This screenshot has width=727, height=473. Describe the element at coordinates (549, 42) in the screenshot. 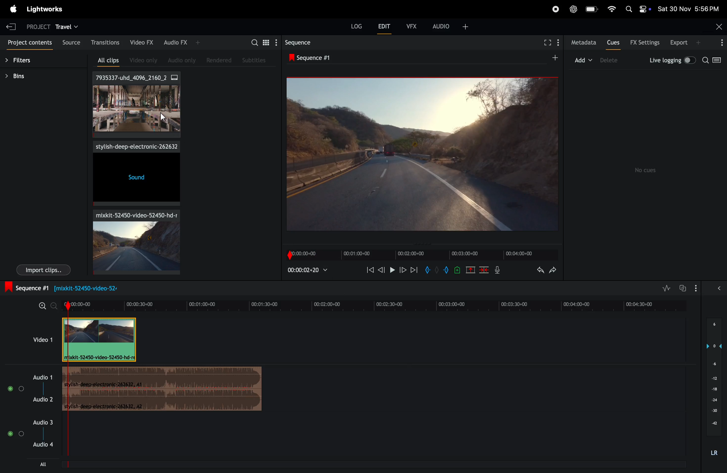

I see `fullscreen` at that location.